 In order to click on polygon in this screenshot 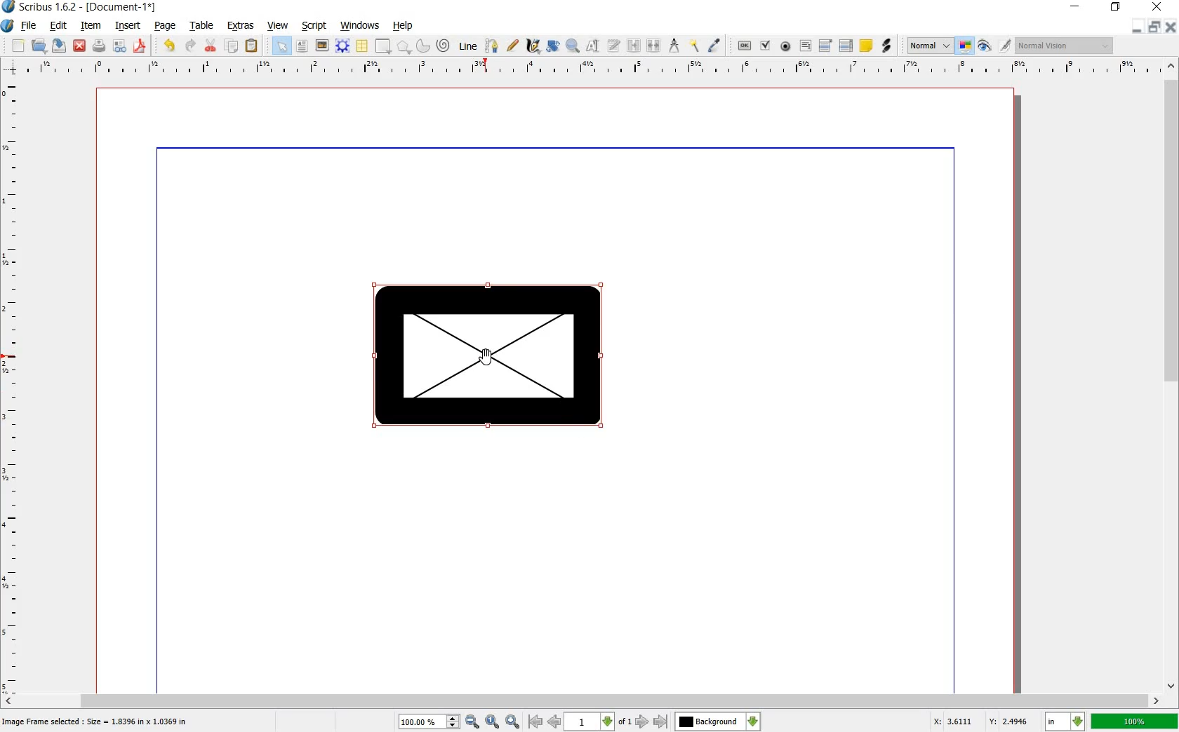, I will do `click(404, 46)`.